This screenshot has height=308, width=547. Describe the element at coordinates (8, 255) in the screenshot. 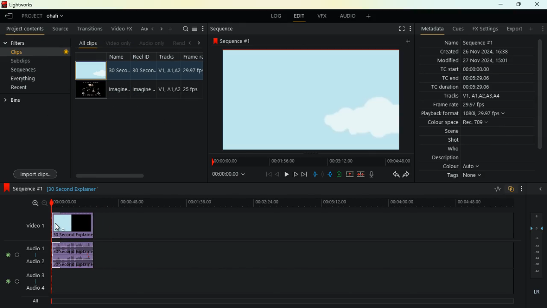

I see `toggle` at that location.